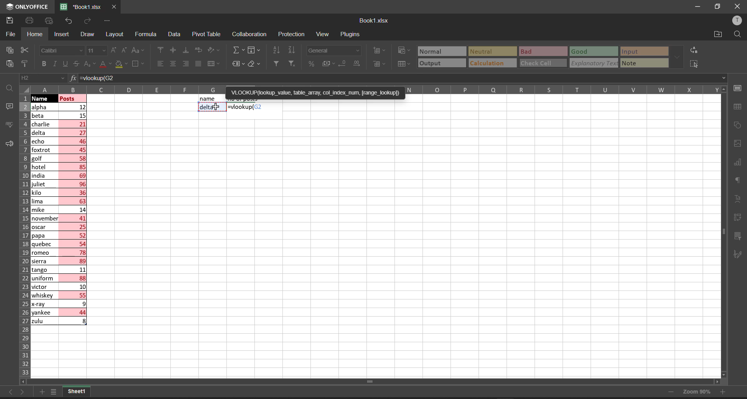 The image size is (747, 399). I want to click on save, so click(9, 21).